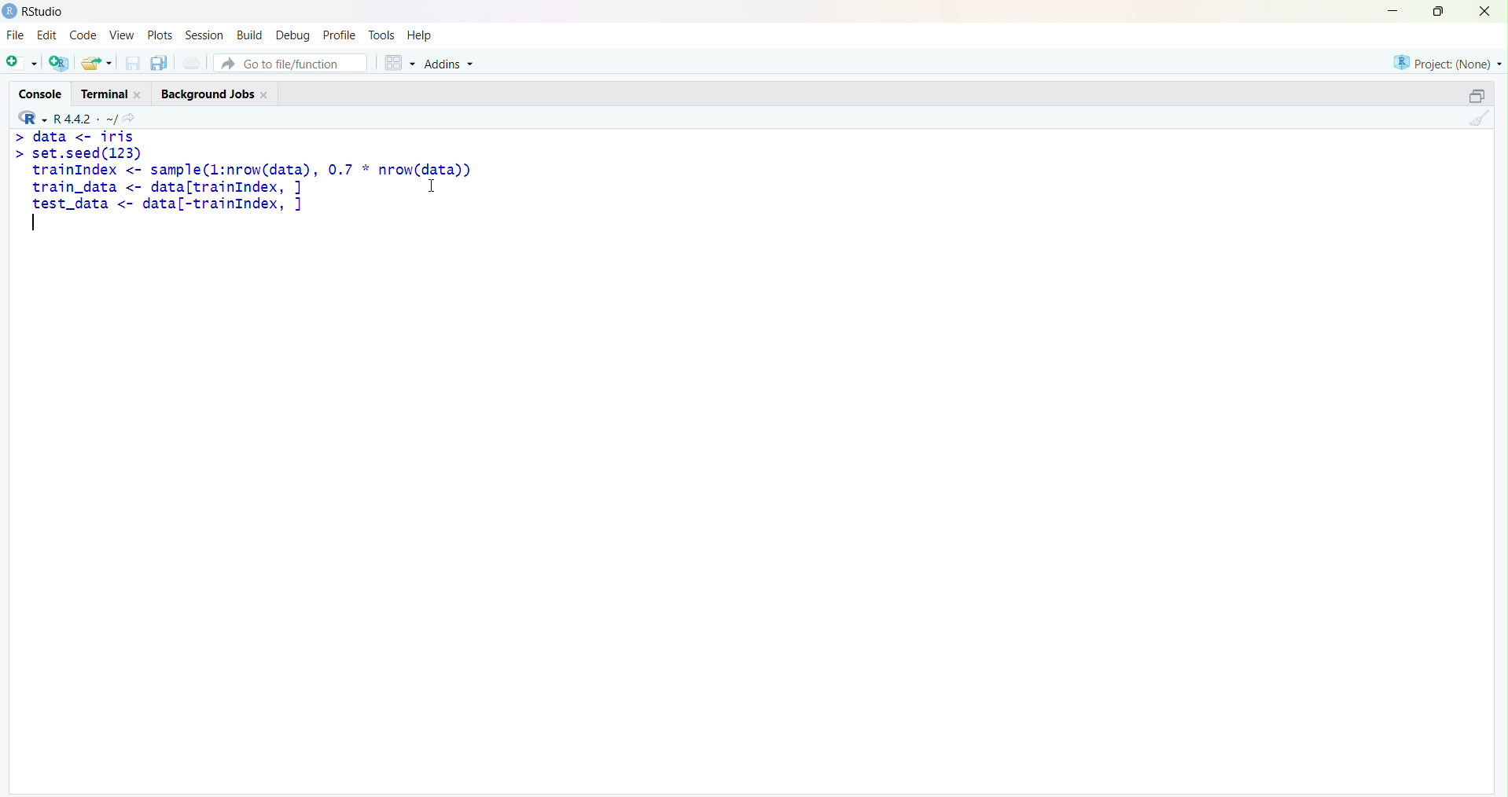 This screenshot has width=1508, height=797. What do you see at coordinates (85, 136) in the screenshot?
I see `data <- iris` at bounding box center [85, 136].